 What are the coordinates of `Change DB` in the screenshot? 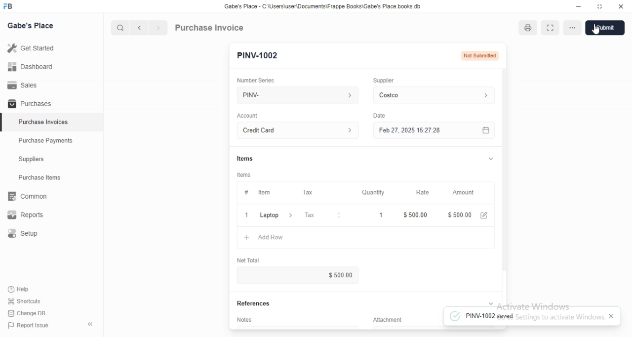 It's located at (27, 313).